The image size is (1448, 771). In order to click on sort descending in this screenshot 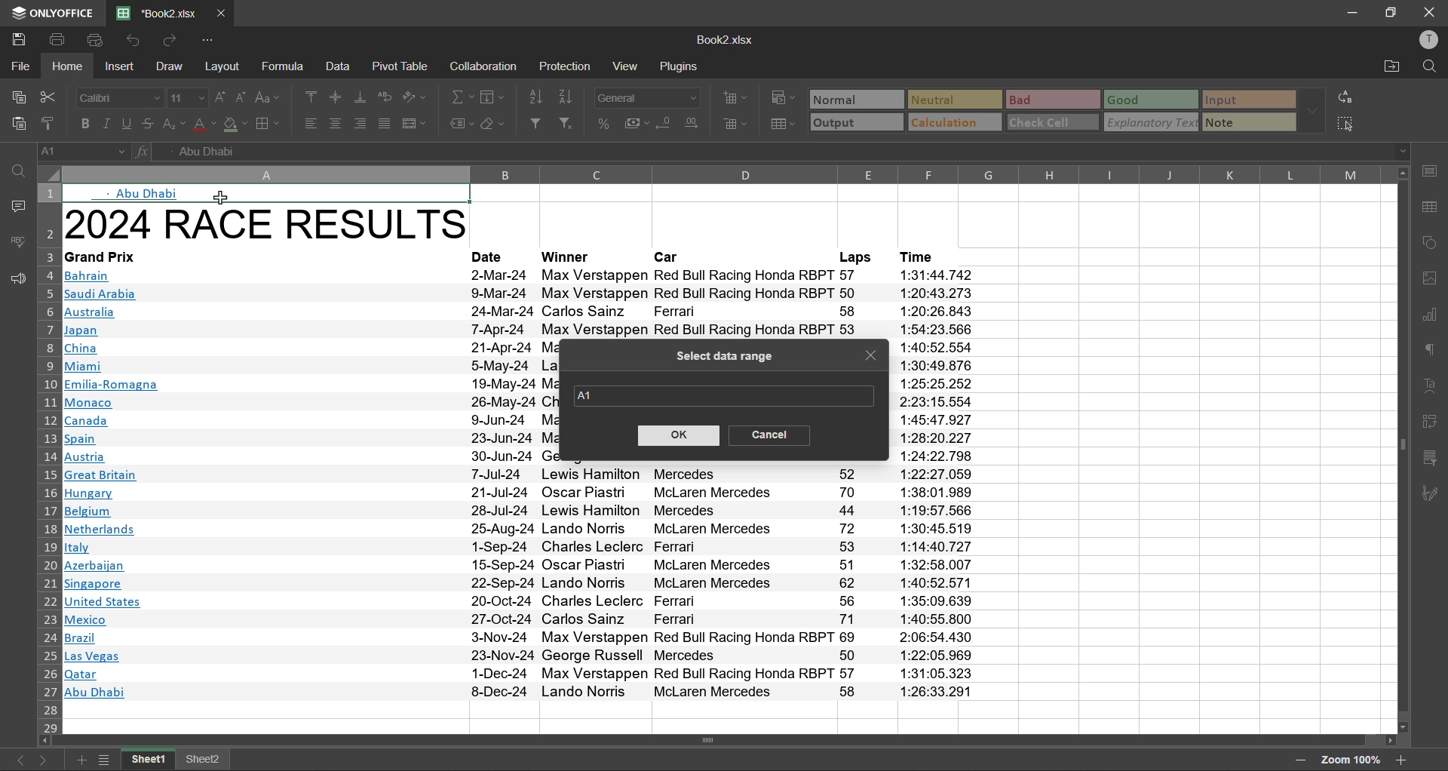, I will do `click(566, 99)`.